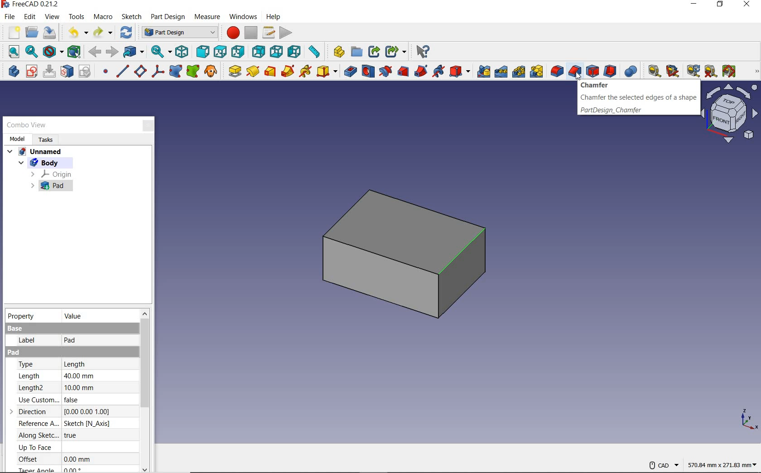 This screenshot has height=473, width=761. I want to click on create a shaped binder, so click(177, 71).